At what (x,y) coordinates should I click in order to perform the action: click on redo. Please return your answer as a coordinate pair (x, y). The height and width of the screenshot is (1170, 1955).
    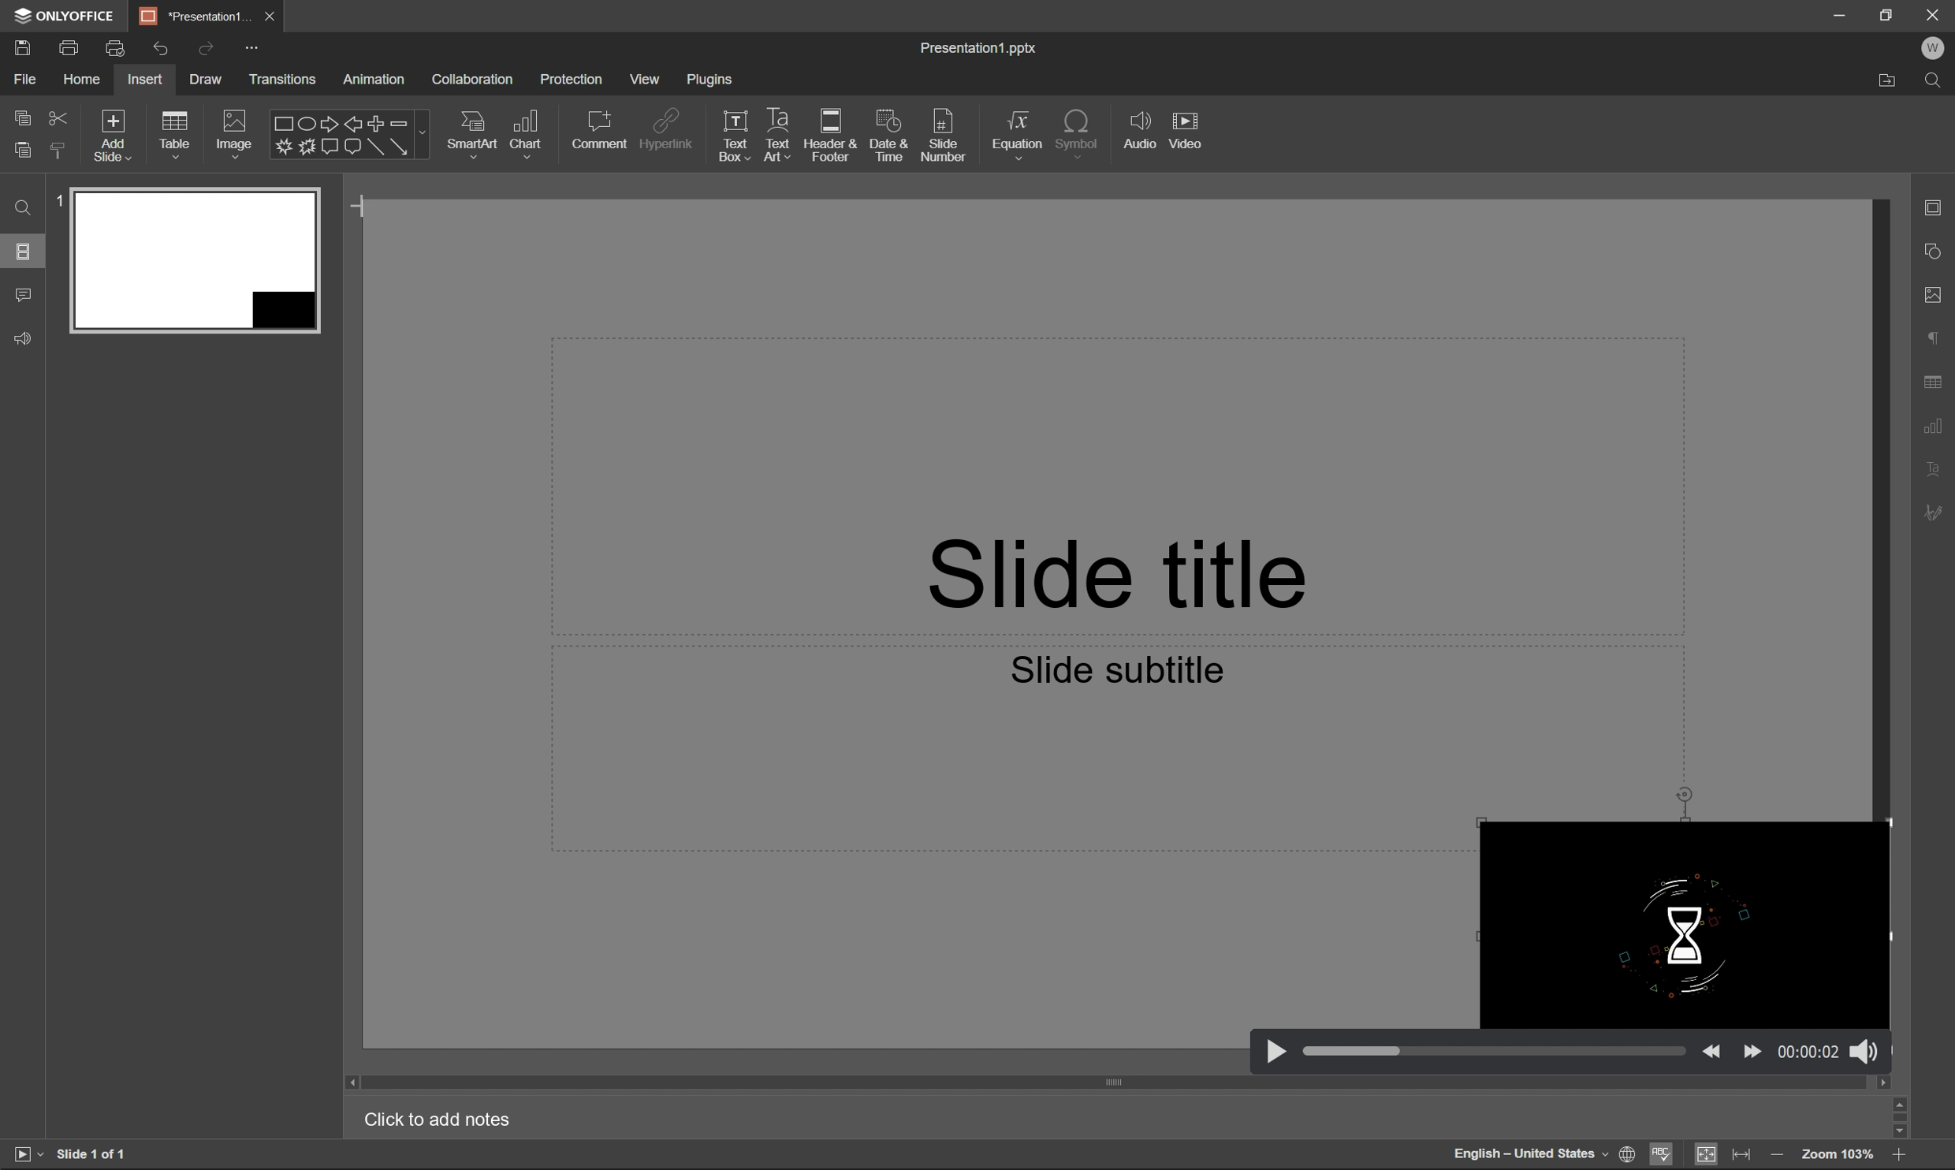
    Looking at the image, I should click on (207, 48).